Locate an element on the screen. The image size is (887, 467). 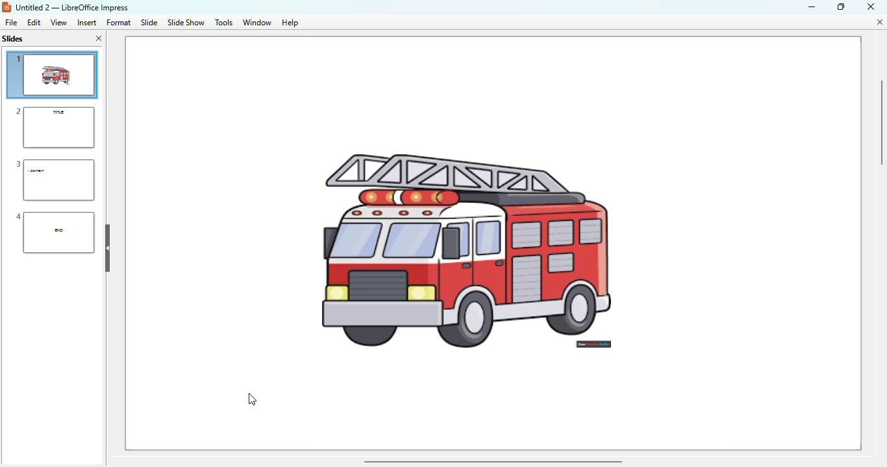
close document is located at coordinates (879, 22).